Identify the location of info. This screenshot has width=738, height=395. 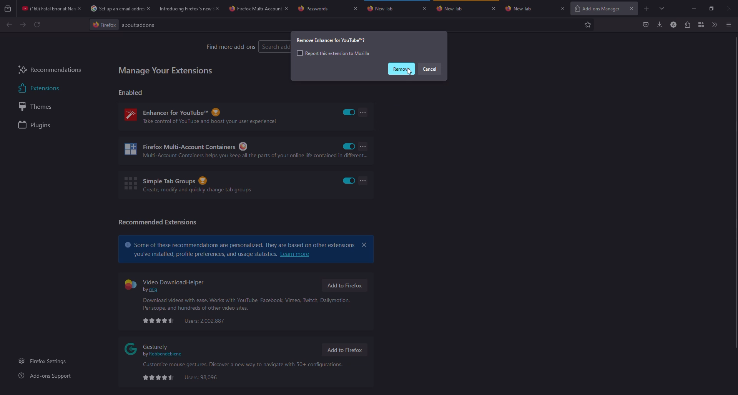
(241, 365).